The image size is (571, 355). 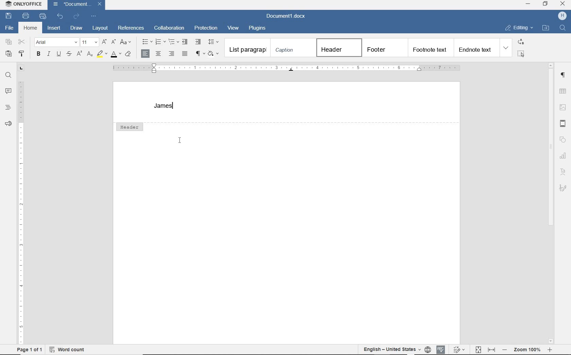 What do you see at coordinates (180, 141) in the screenshot?
I see `Text cursor` at bounding box center [180, 141].